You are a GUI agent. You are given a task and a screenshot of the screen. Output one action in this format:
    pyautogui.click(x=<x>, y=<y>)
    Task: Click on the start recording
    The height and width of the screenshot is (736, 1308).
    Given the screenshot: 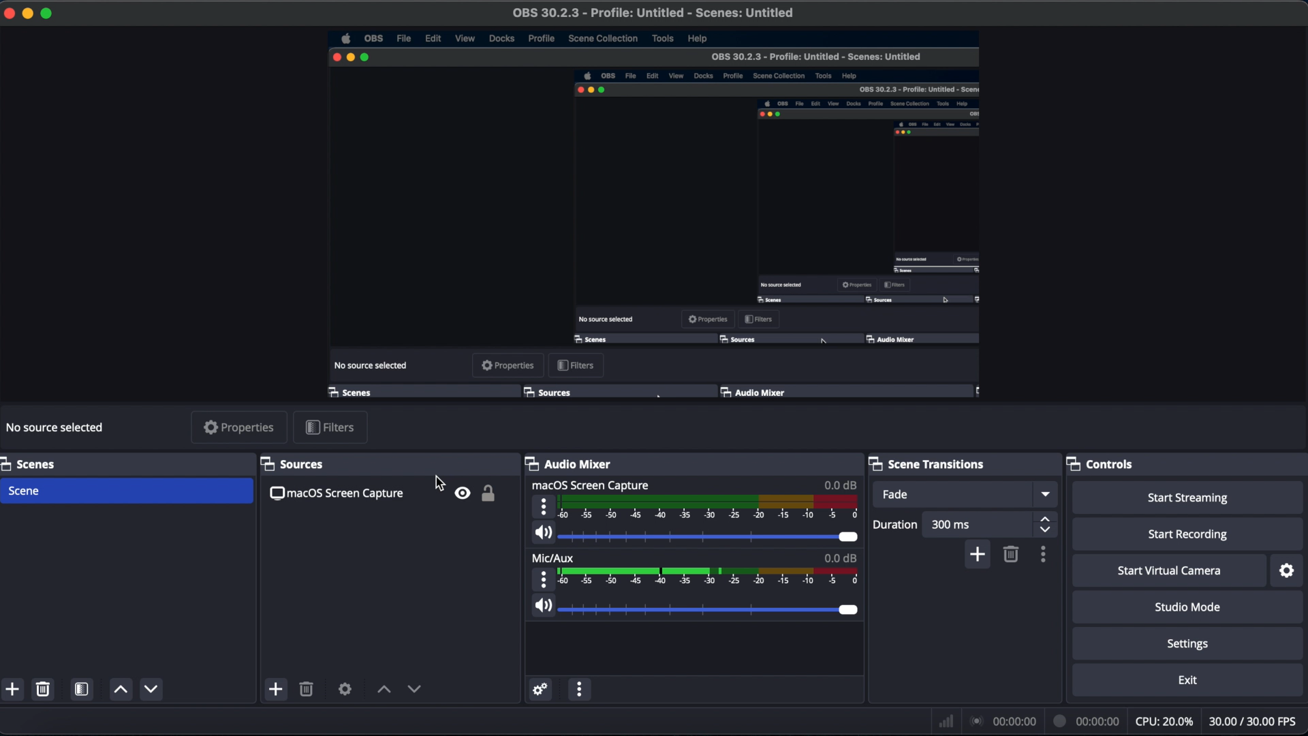 What is the action you would take?
    pyautogui.click(x=1192, y=534)
    